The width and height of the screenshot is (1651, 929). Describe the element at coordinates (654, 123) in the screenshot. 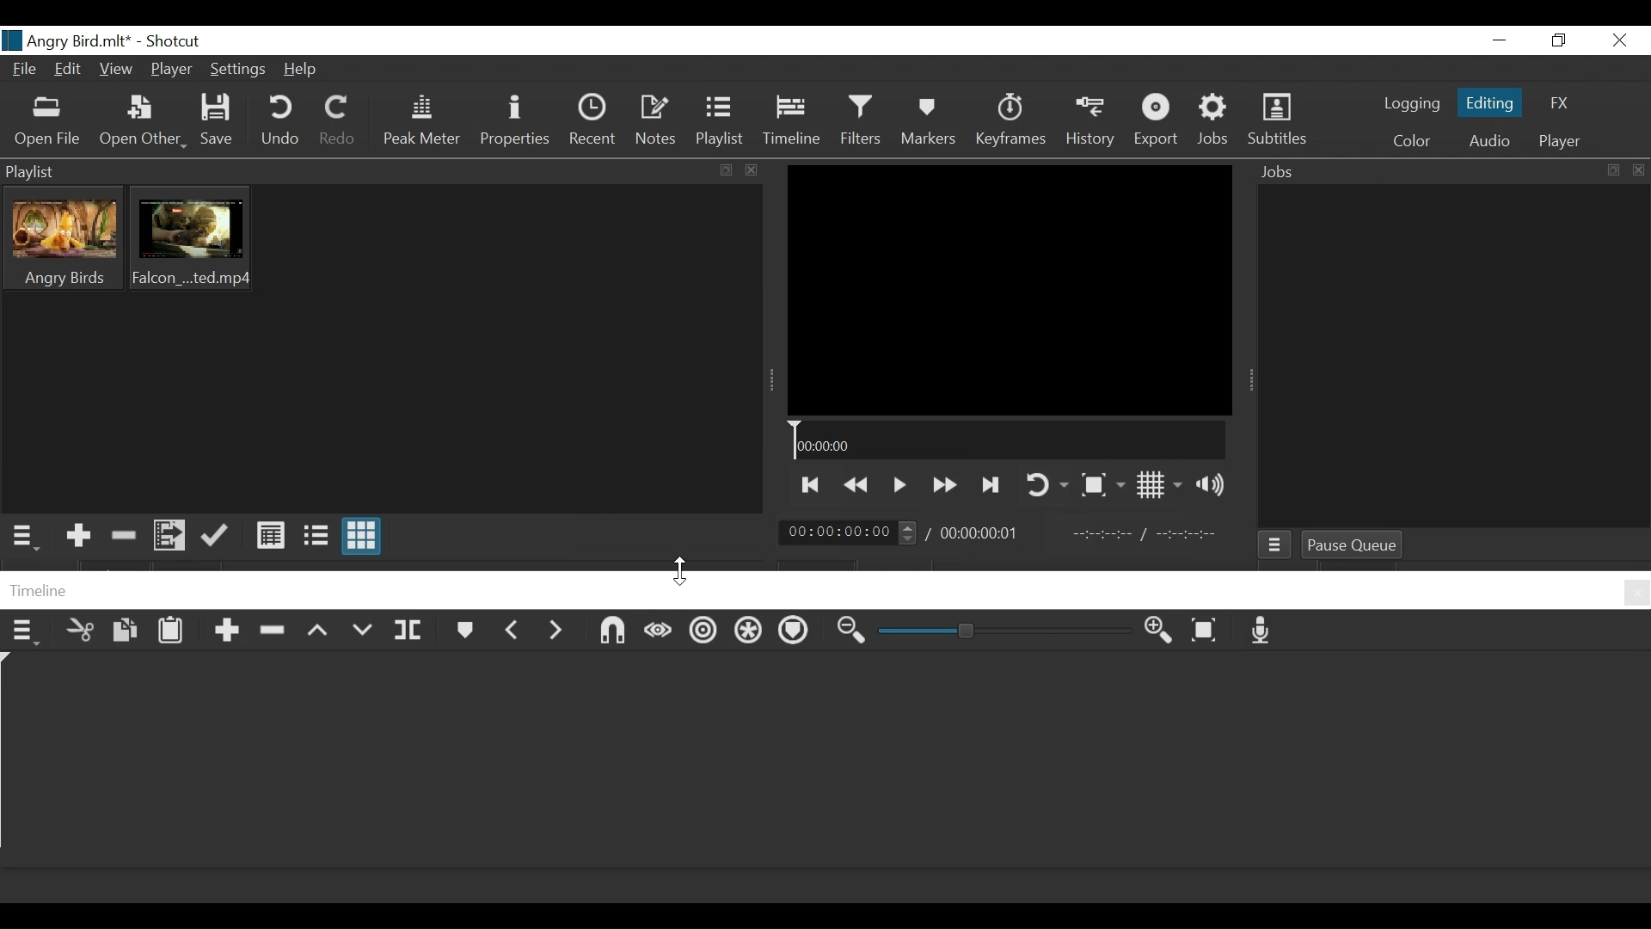

I see `Notes` at that location.